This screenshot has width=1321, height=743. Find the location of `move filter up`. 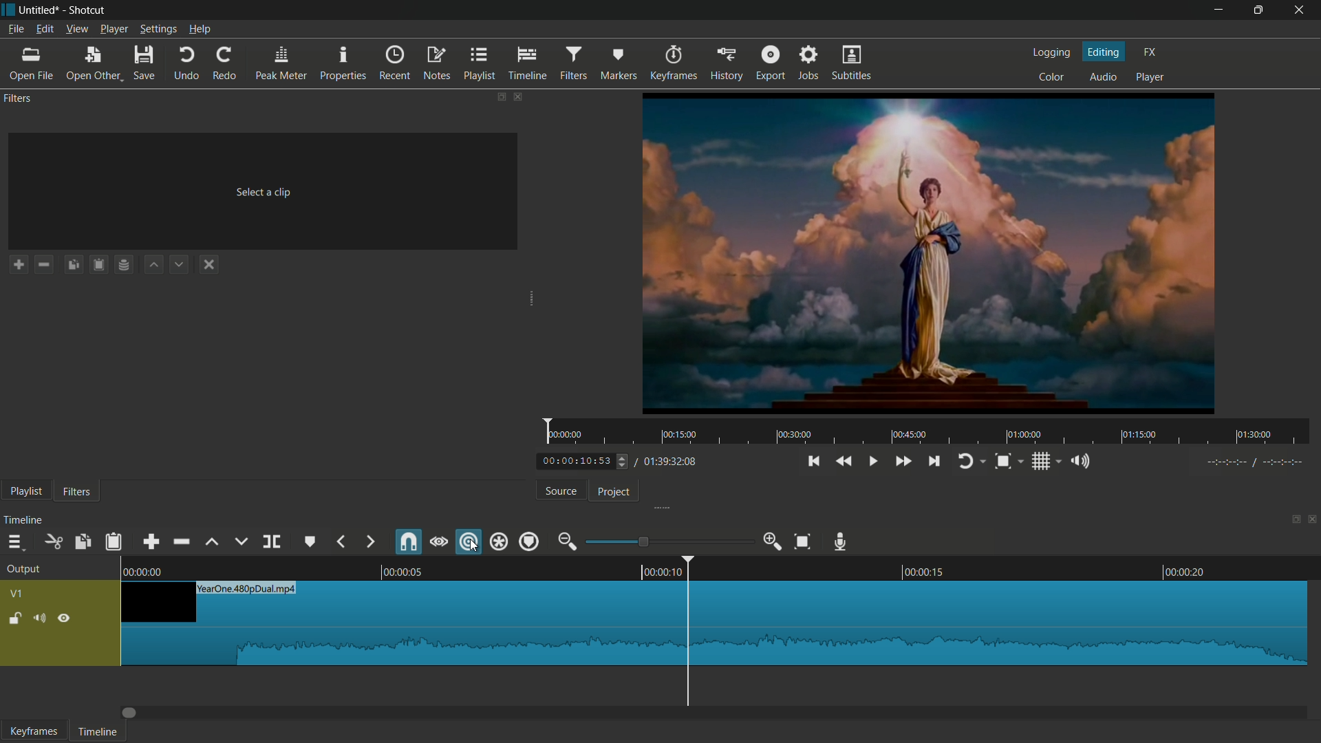

move filter up is located at coordinates (153, 264).